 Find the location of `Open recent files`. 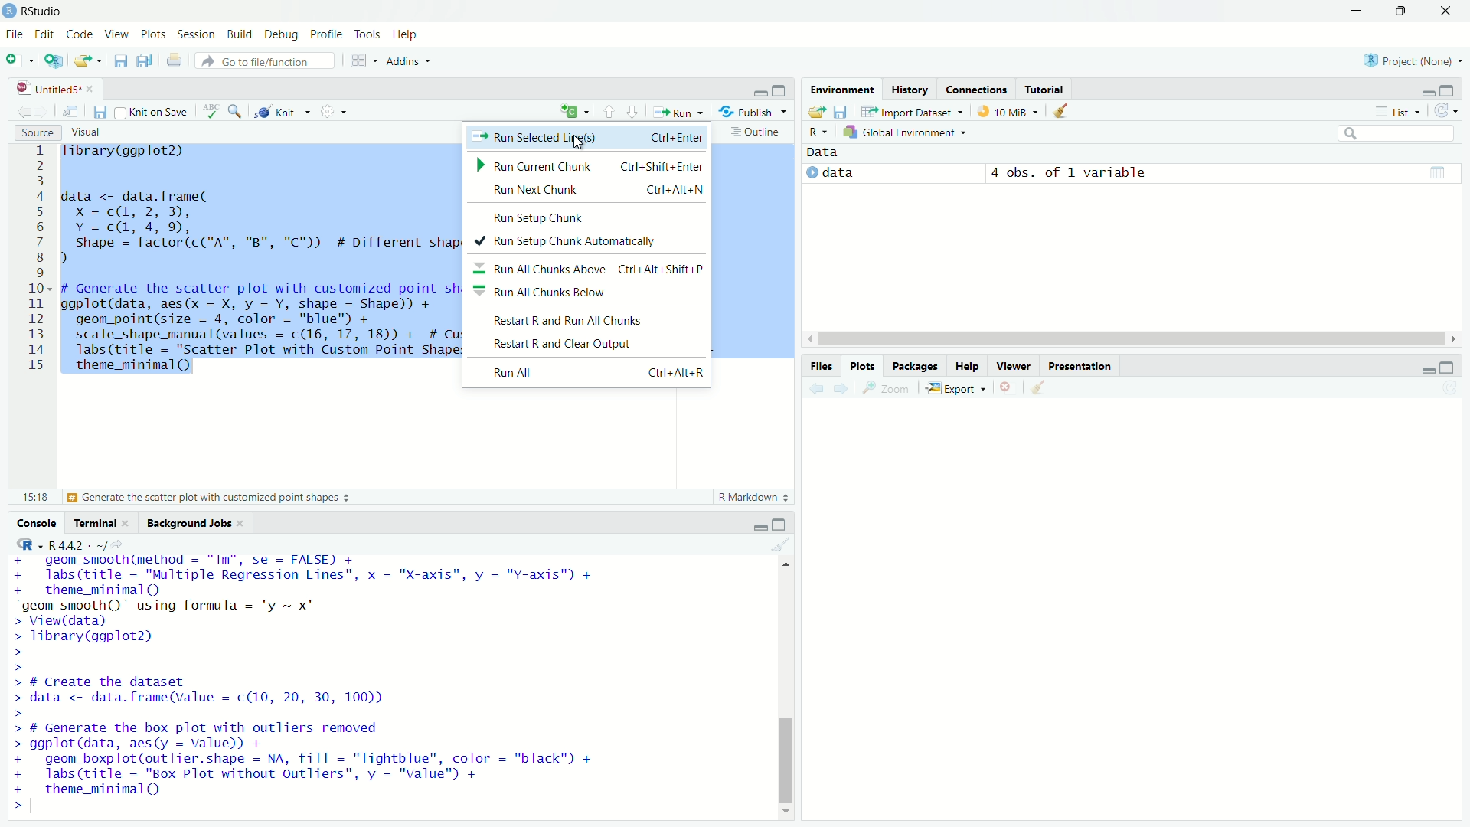

Open recent files is located at coordinates (100, 60).